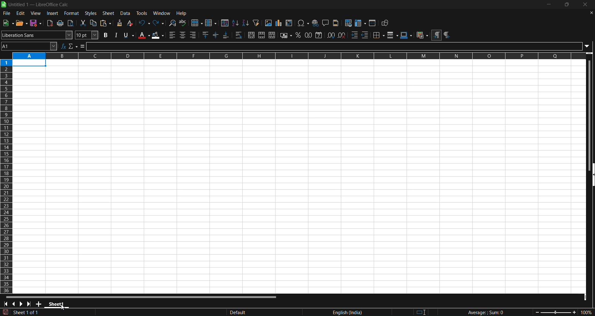 The height and width of the screenshot is (316, 595). I want to click on clear direct formatting, so click(130, 23).